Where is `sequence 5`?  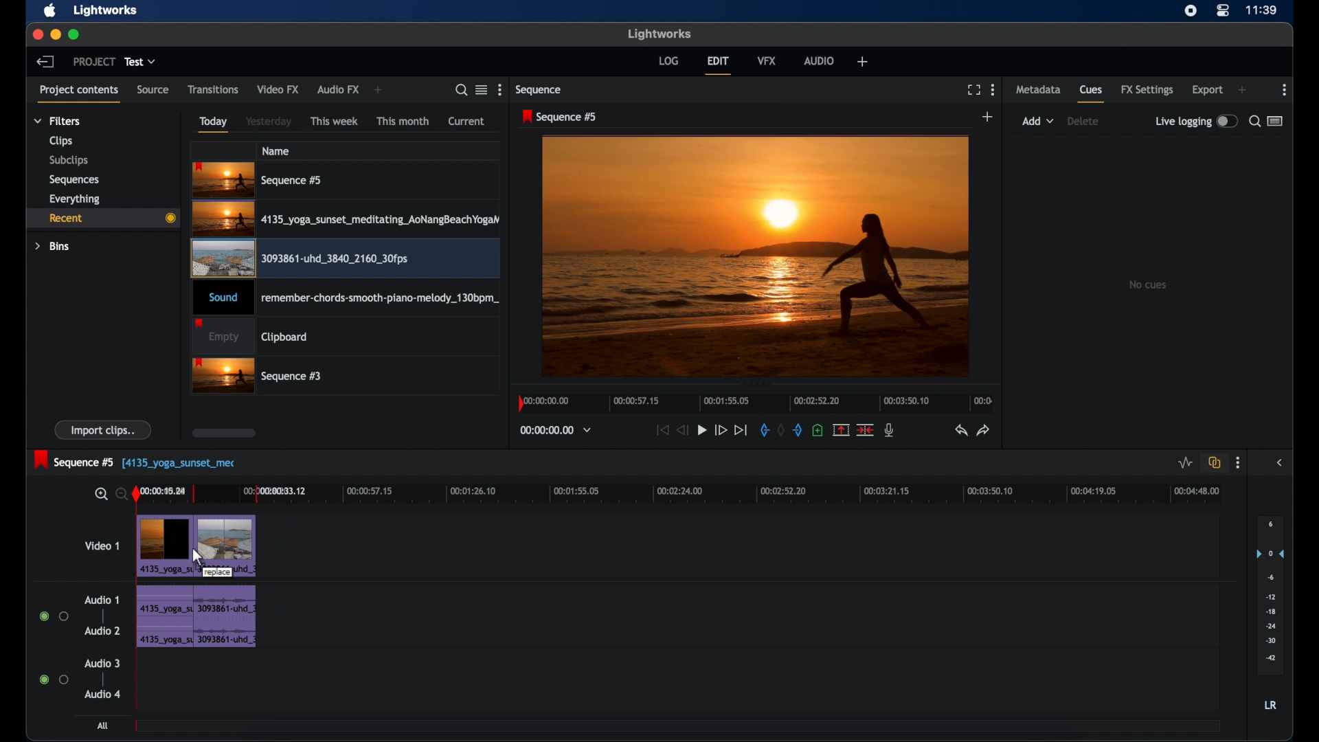 sequence 5 is located at coordinates (260, 180).